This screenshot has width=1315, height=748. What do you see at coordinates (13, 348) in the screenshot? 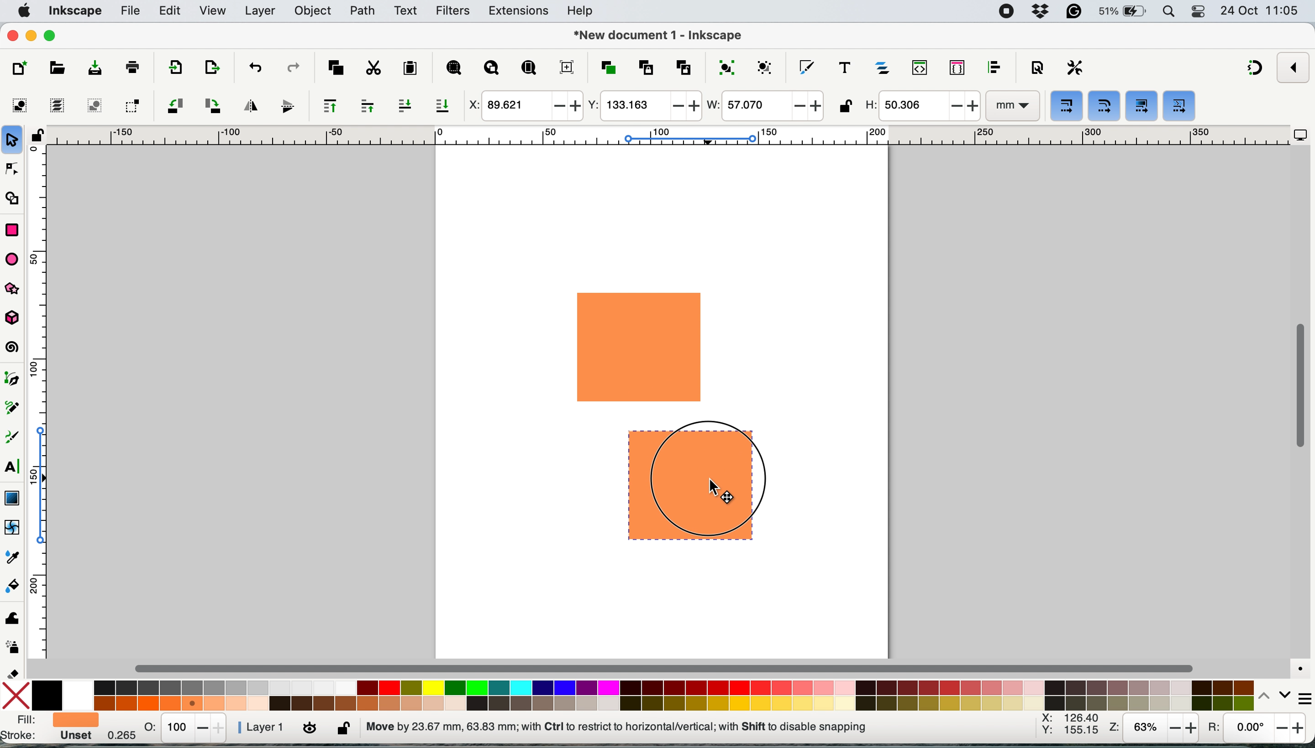
I see `spiral tool` at bounding box center [13, 348].